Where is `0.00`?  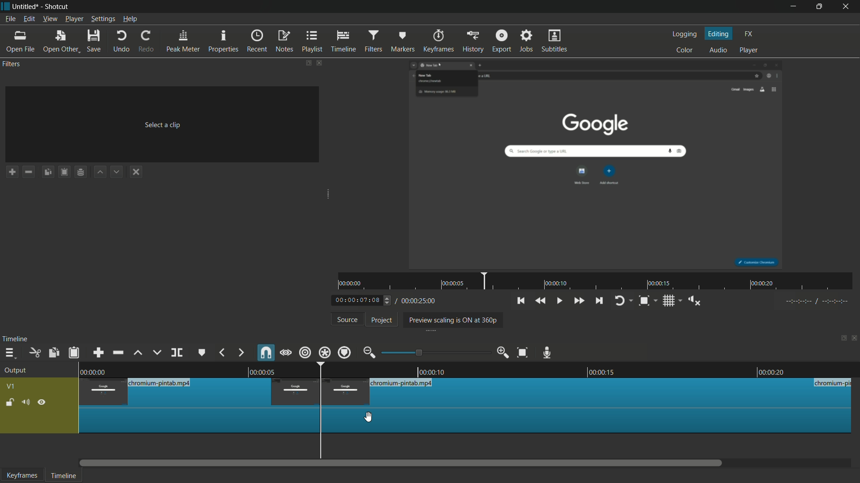
0.00 is located at coordinates (96, 371).